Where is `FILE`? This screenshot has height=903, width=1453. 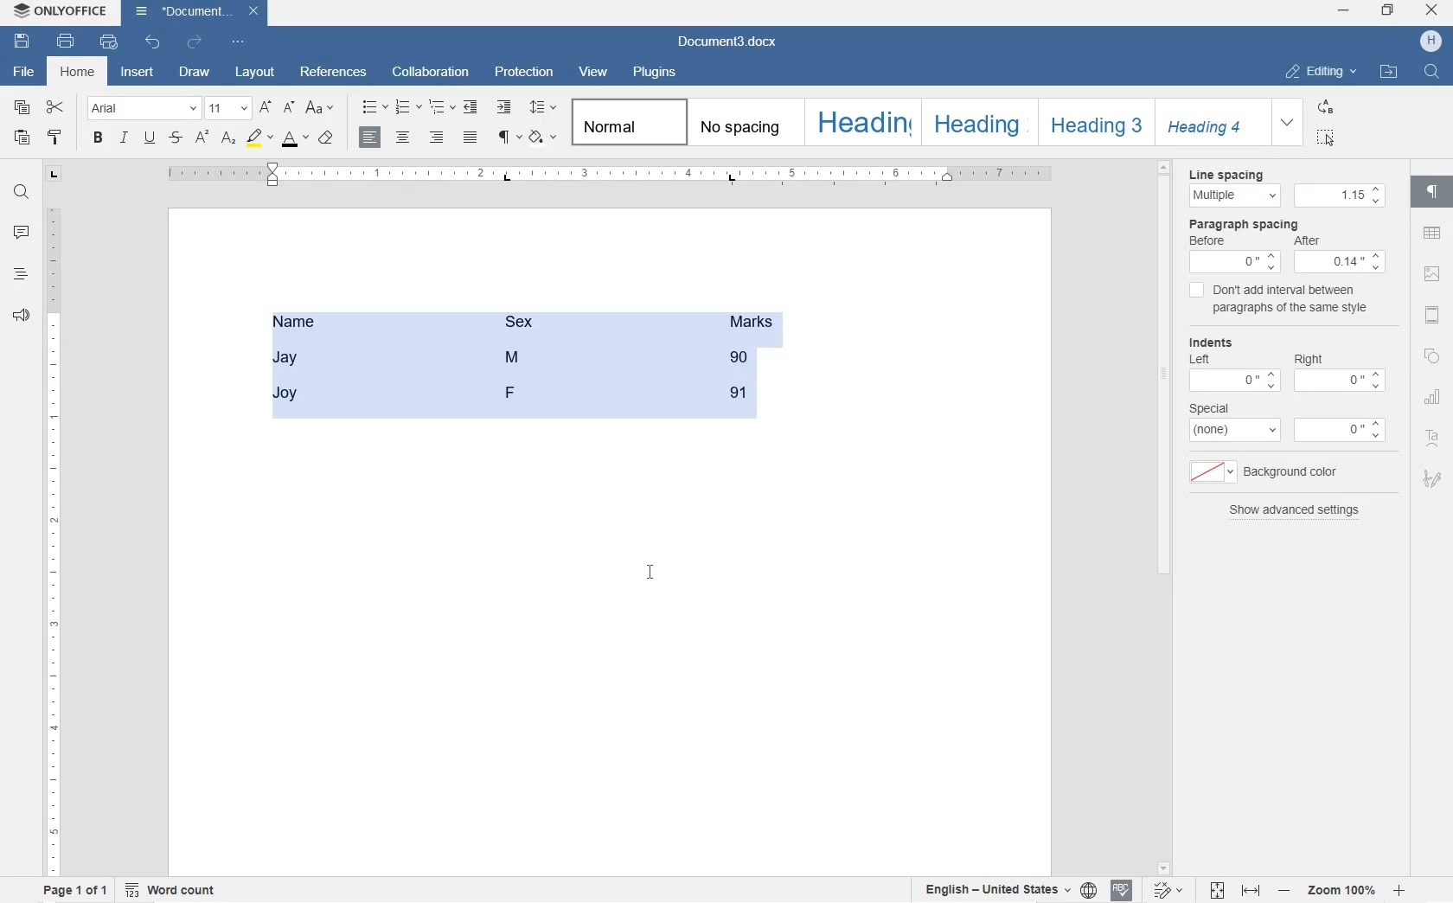
FILE is located at coordinates (21, 73).